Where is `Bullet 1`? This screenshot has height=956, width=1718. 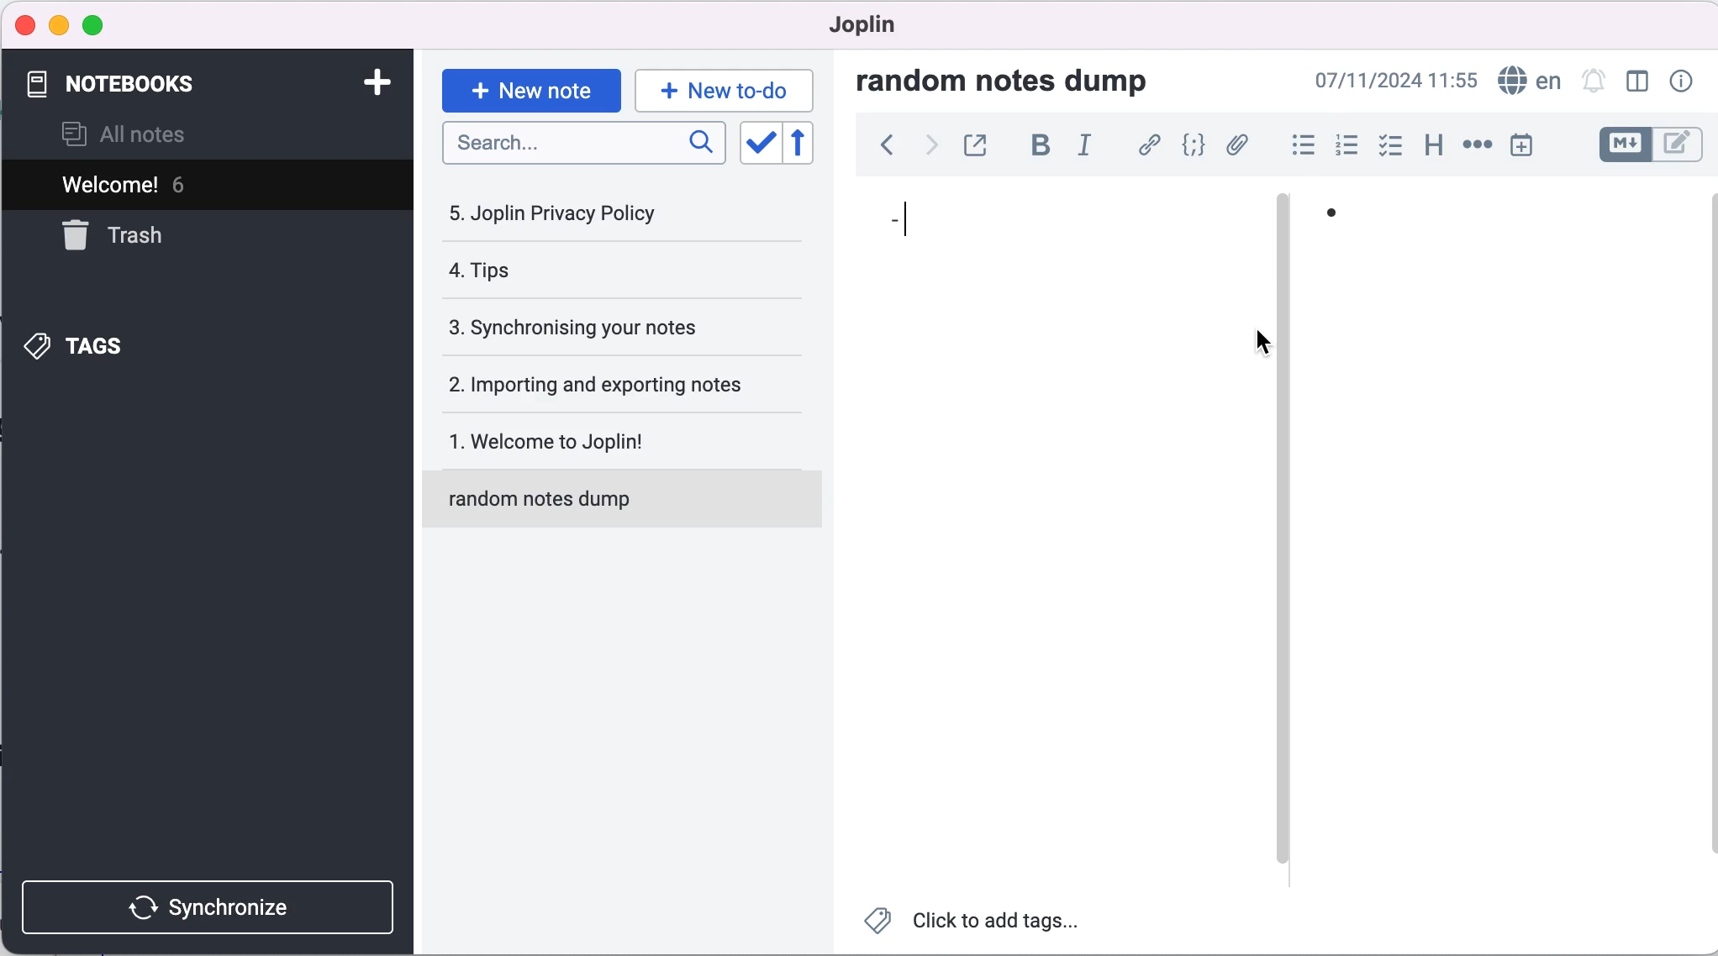
Bullet 1 is located at coordinates (1047, 238).